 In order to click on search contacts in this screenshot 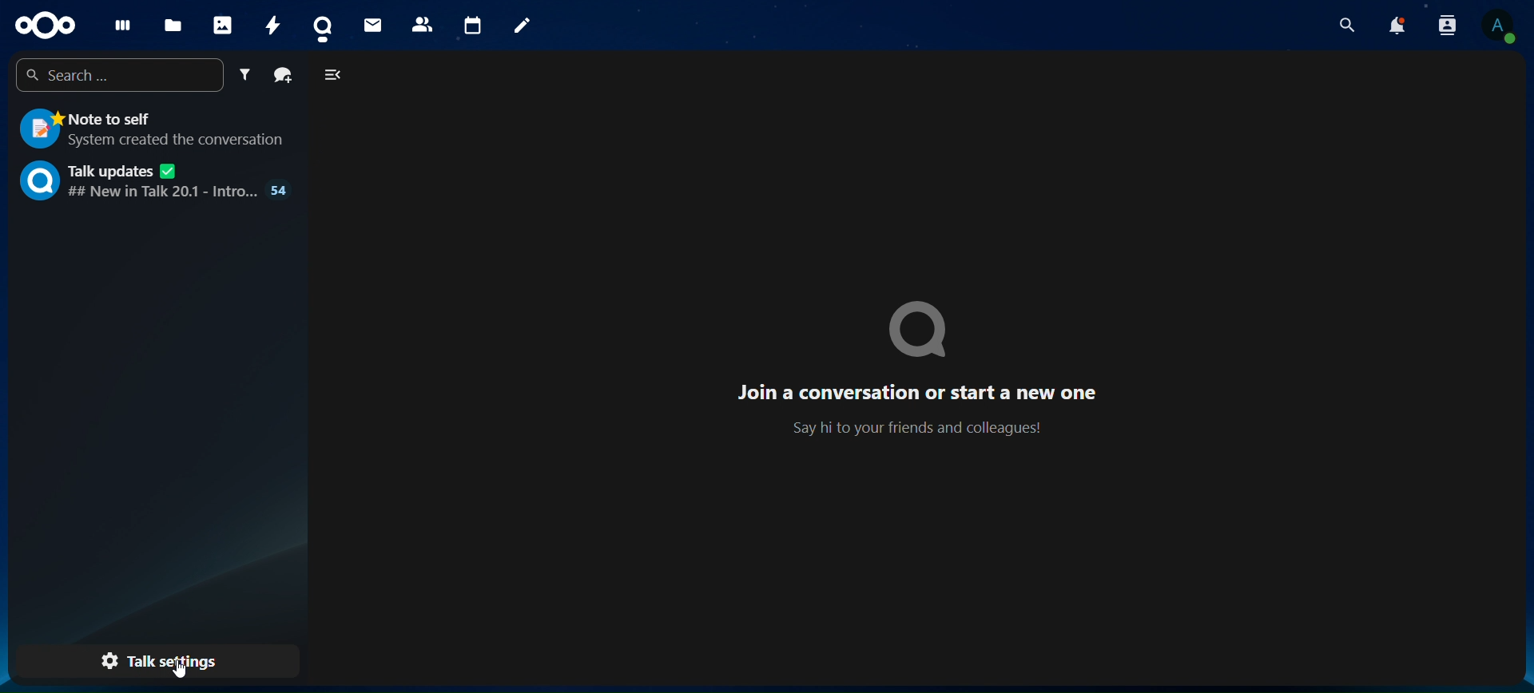, I will do `click(1447, 25)`.